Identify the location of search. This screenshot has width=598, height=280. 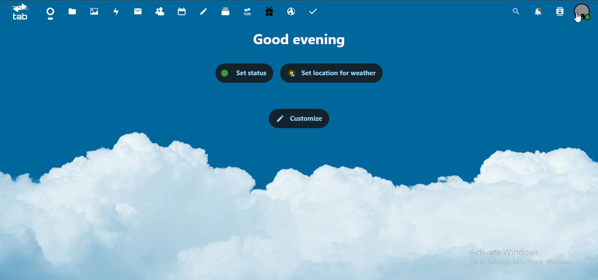
(514, 13).